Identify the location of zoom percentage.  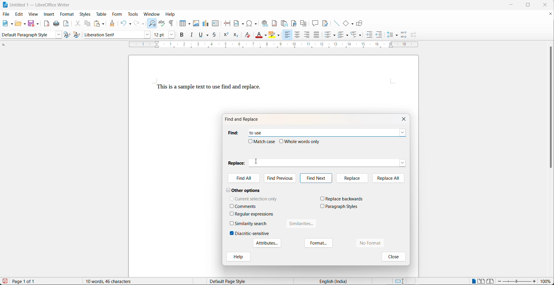
(547, 281).